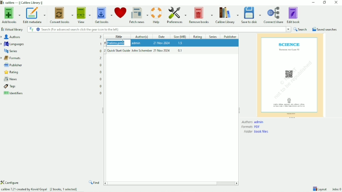 This screenshot has width=342, height=192. Describe the element at coordinates (319, 189) in the screenshot. I see `Layout` at that location.